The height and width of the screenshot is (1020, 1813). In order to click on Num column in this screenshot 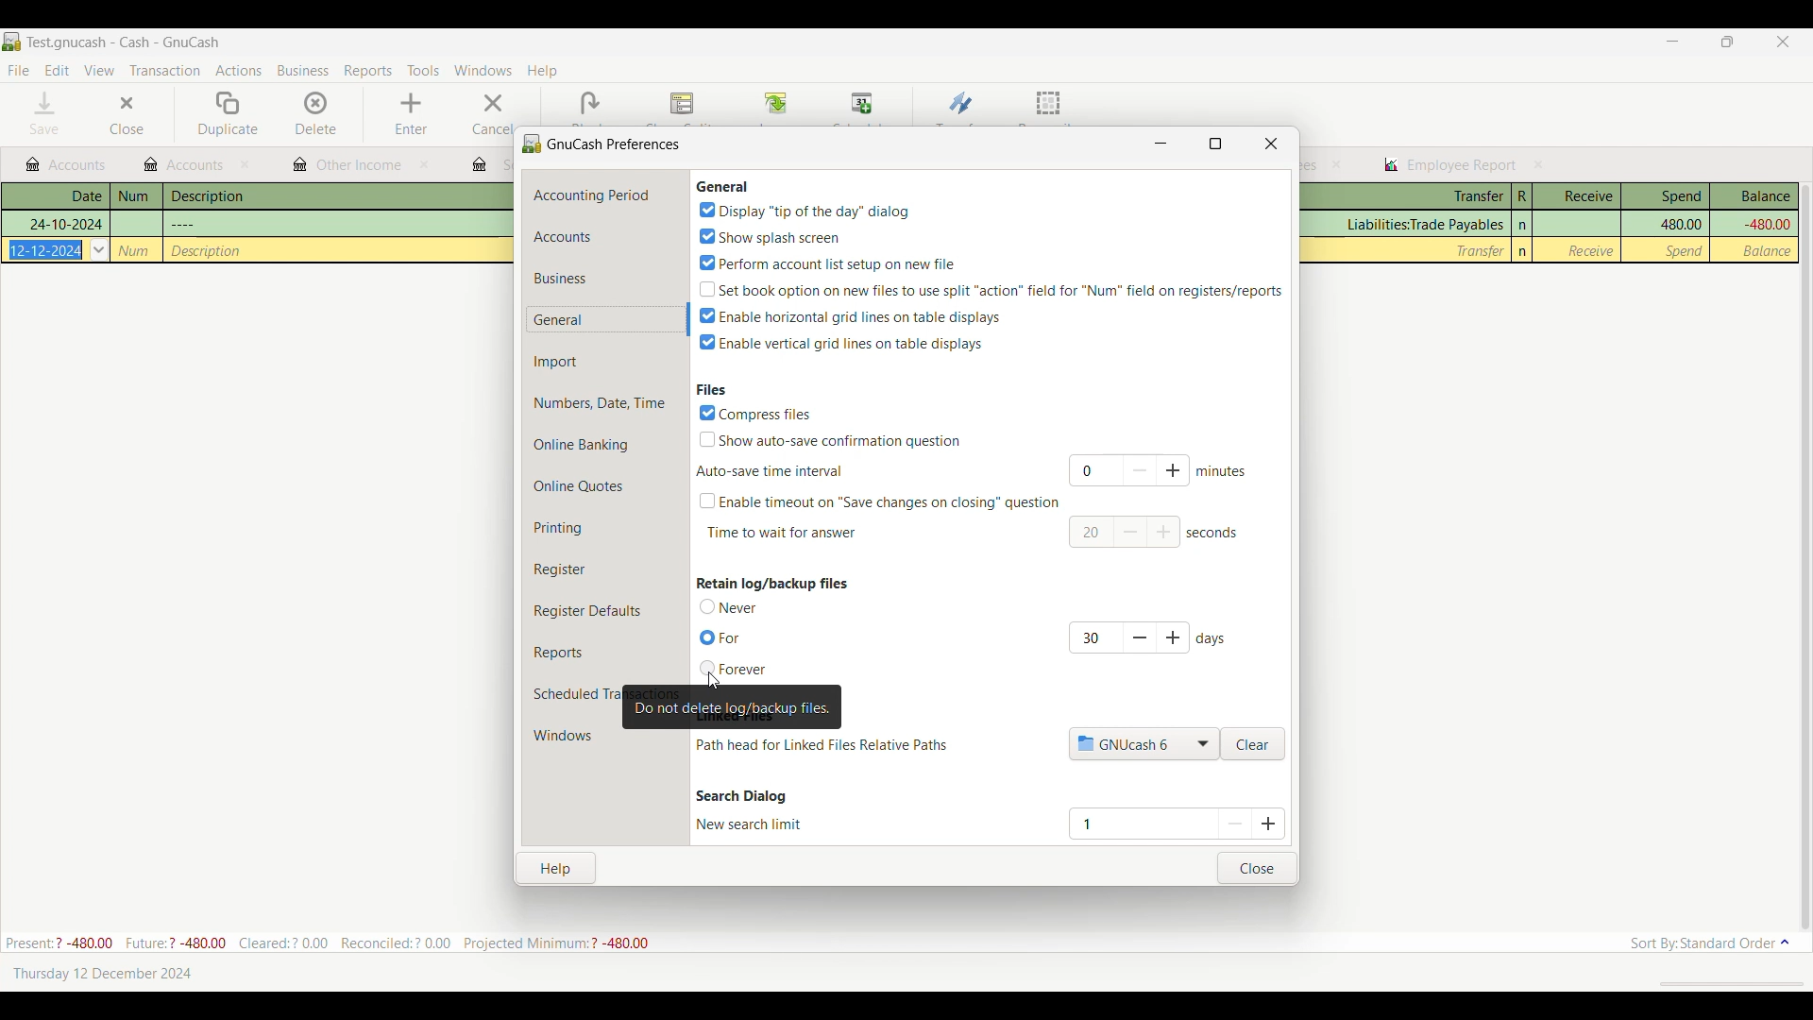, I will do `click(136, 196)`.